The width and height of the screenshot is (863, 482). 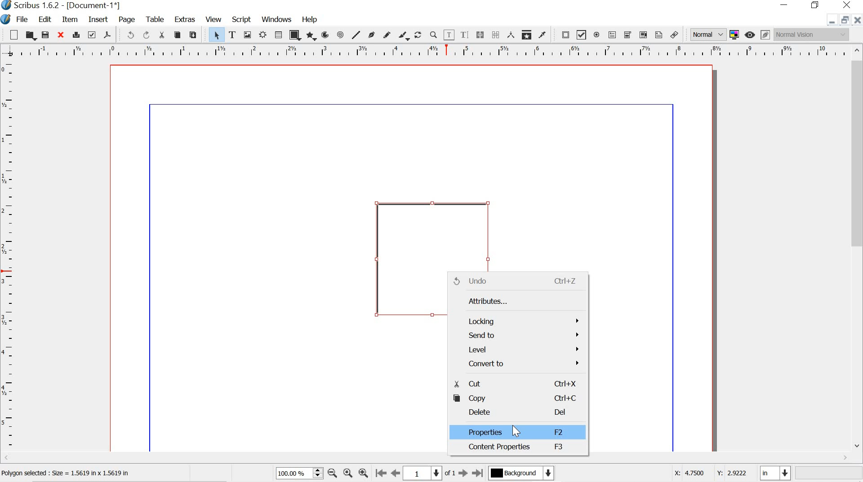 I want to click on pdf check box, so click(x=582, y=35).